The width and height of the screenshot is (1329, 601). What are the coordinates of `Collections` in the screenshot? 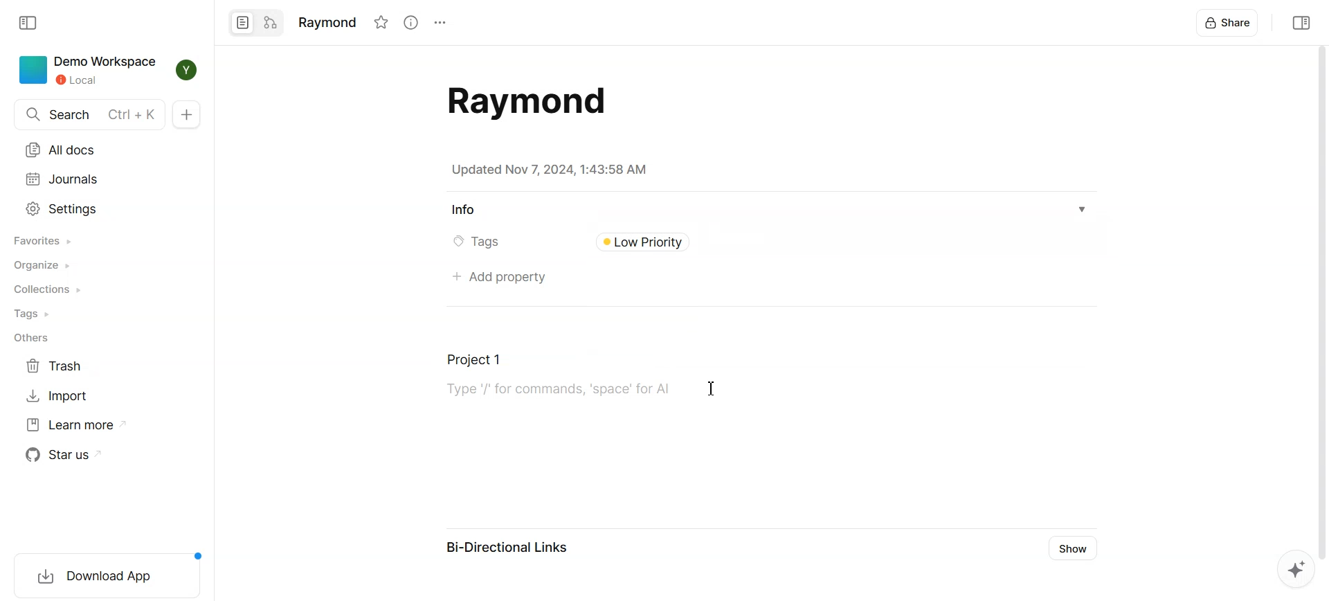 It's located at (48, 289).